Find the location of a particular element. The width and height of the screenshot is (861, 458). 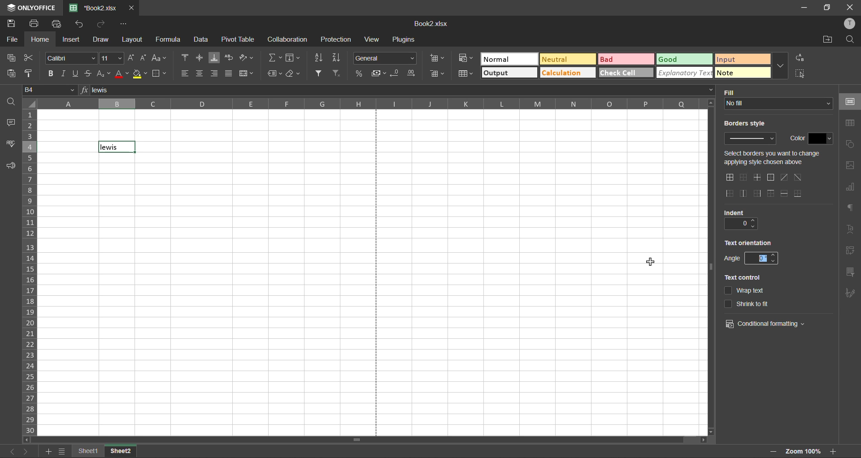

fill color is located at coordinates (140, 75).